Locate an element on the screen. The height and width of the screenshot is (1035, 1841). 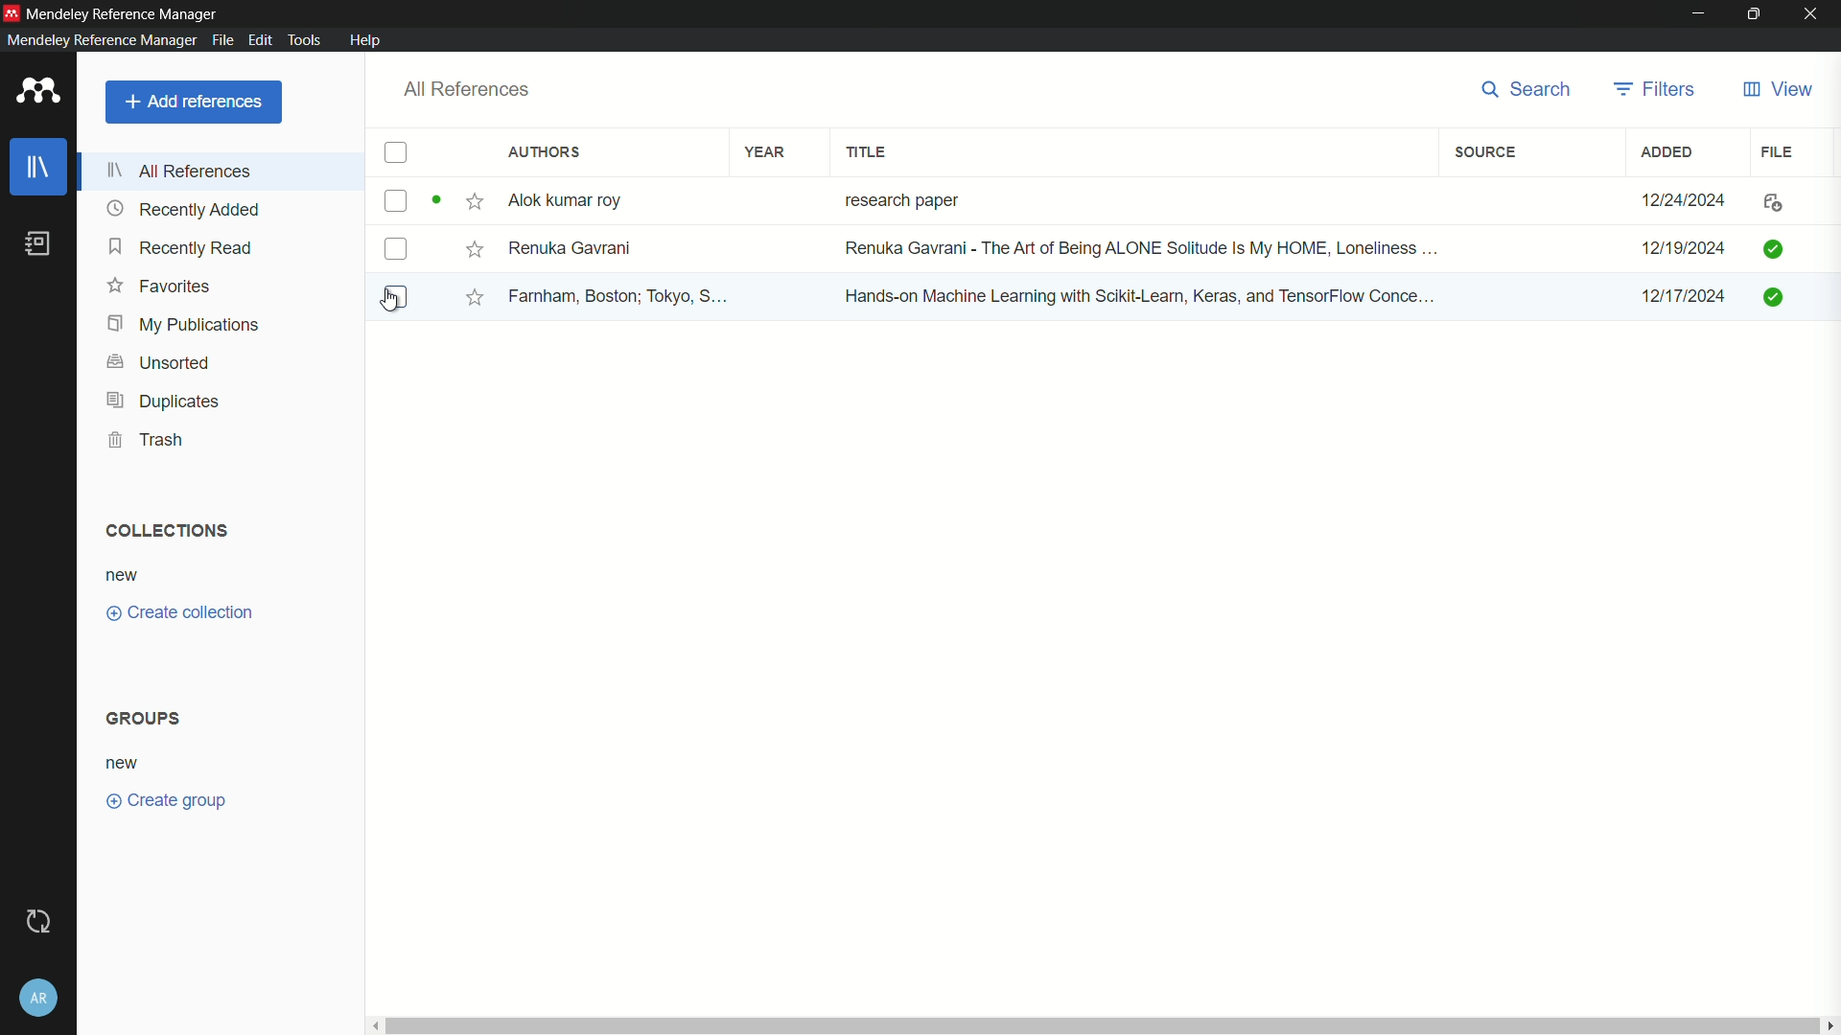
Mendeley Reference Manager is located at coordinates (126, 14).